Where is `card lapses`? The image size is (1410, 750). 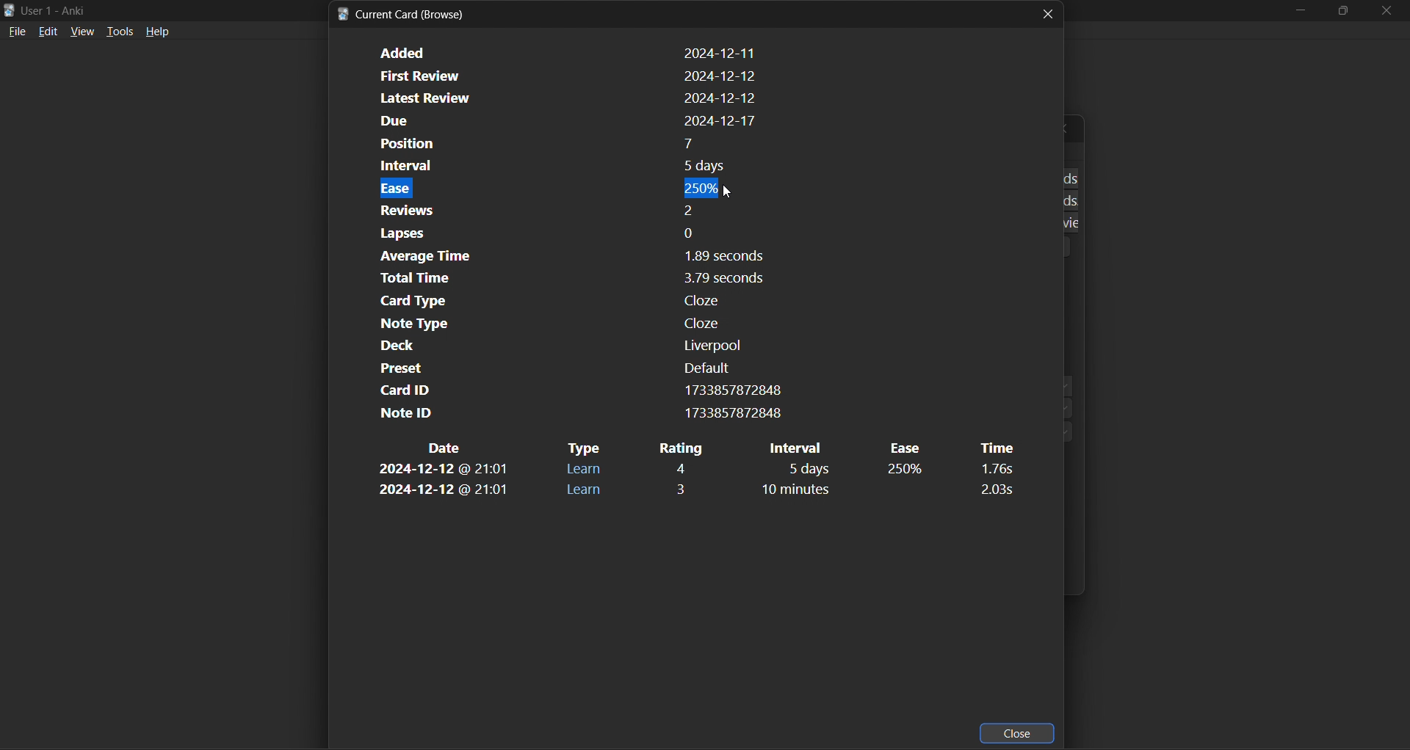 card lapses is located at coordinates (560, 233).